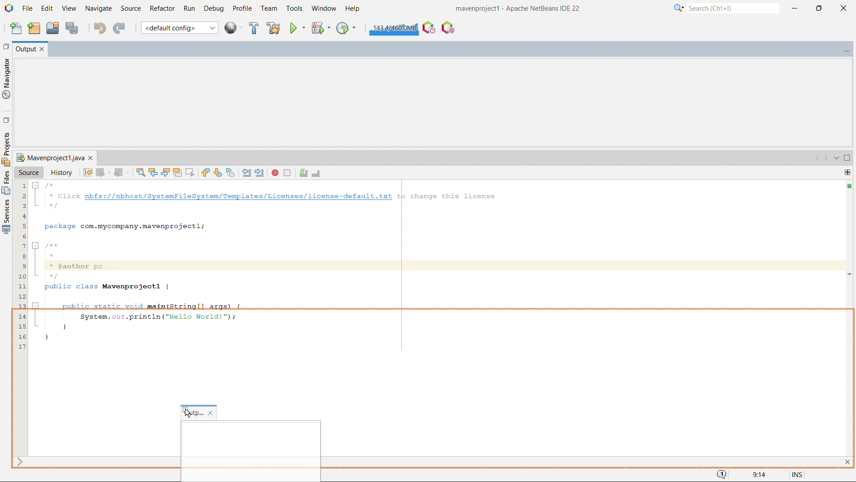  What do you see at coordinates (826, 158) in the screenshot?
I see `scroll right` at bounding box center [826, 158].